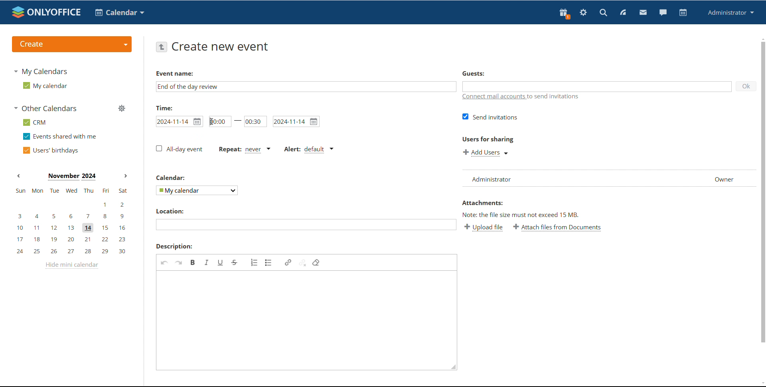  Describe the element at coordinates (521, 215) in the screenshot. I see `Note: the file size must not exceed 15 mb` at that location.